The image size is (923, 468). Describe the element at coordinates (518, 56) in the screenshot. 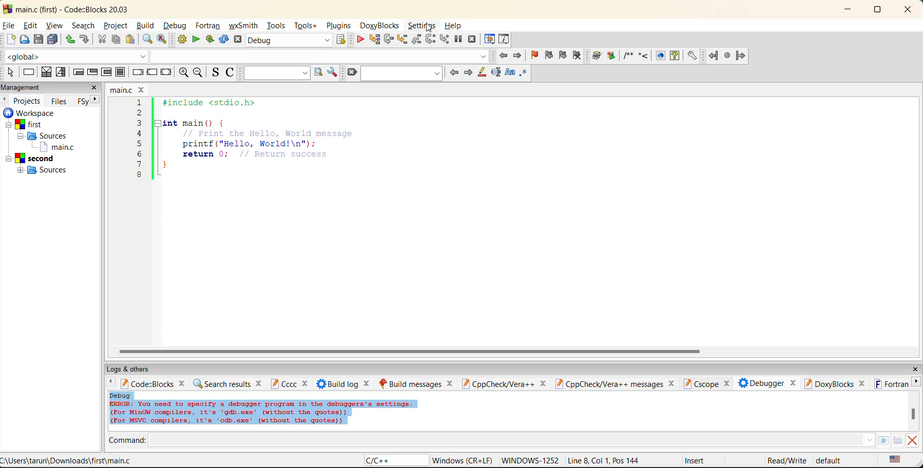

I see `jump forward` at that location.